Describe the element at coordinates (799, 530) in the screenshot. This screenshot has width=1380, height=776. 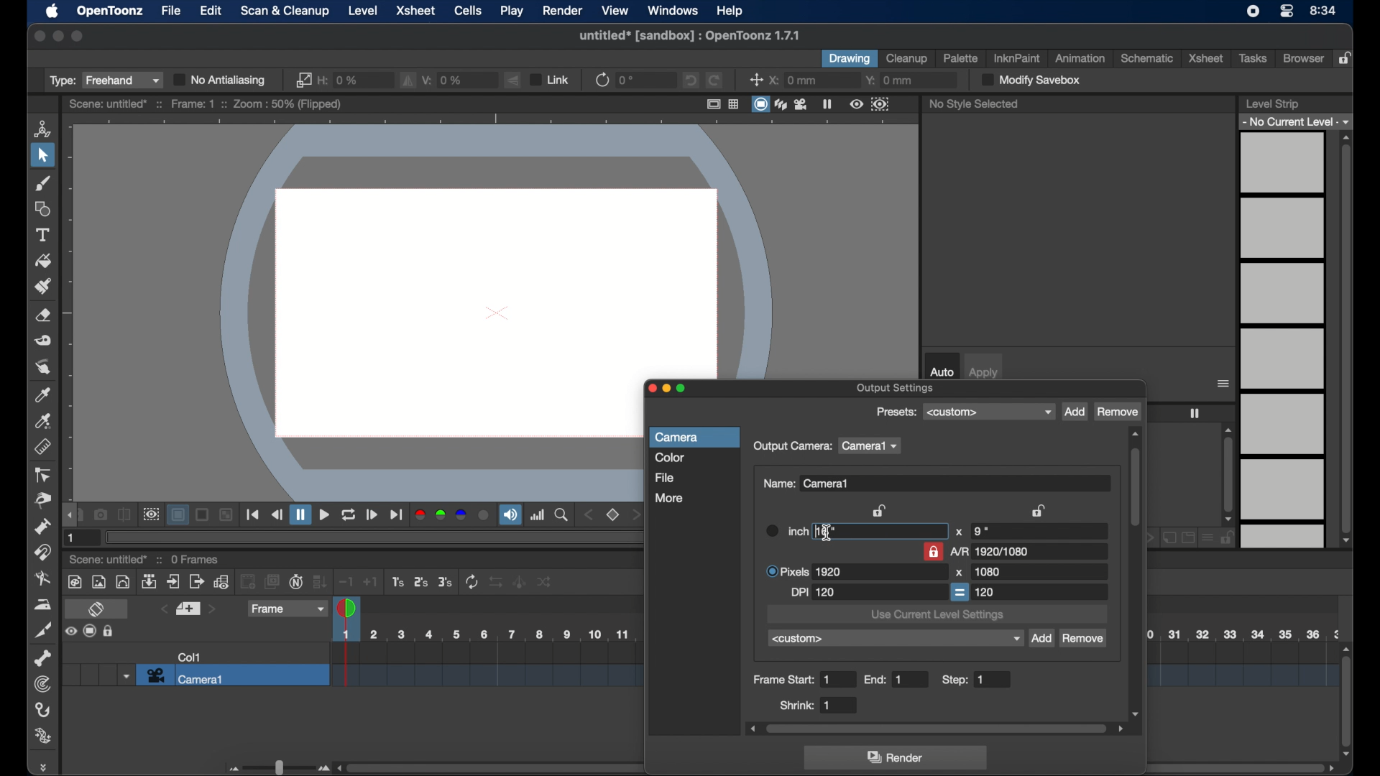
I see `inch` at that location.